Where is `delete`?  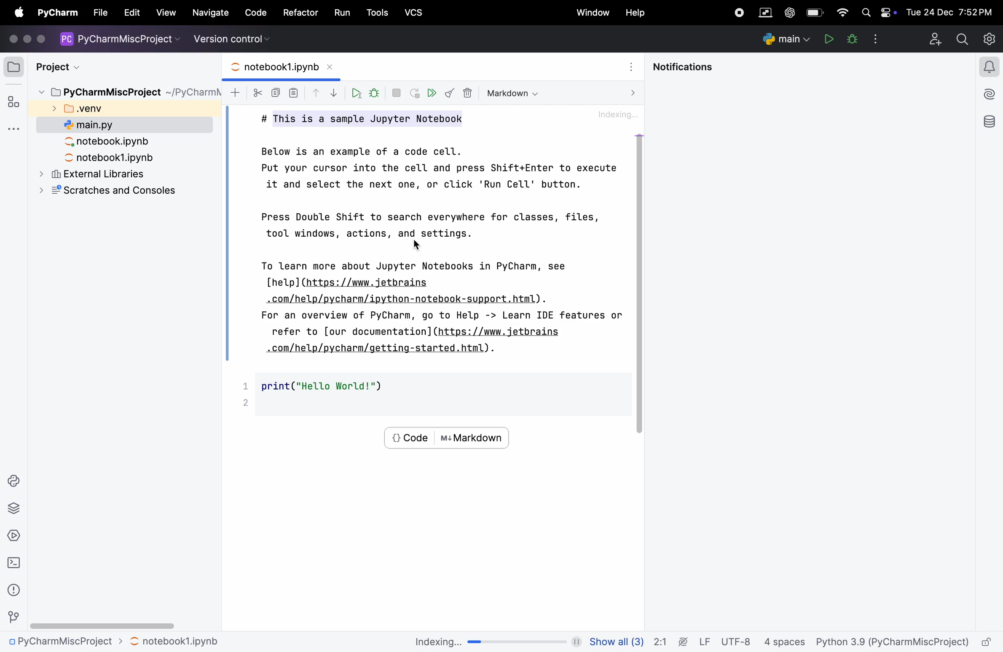 delete is located at coordinates (469, 92).